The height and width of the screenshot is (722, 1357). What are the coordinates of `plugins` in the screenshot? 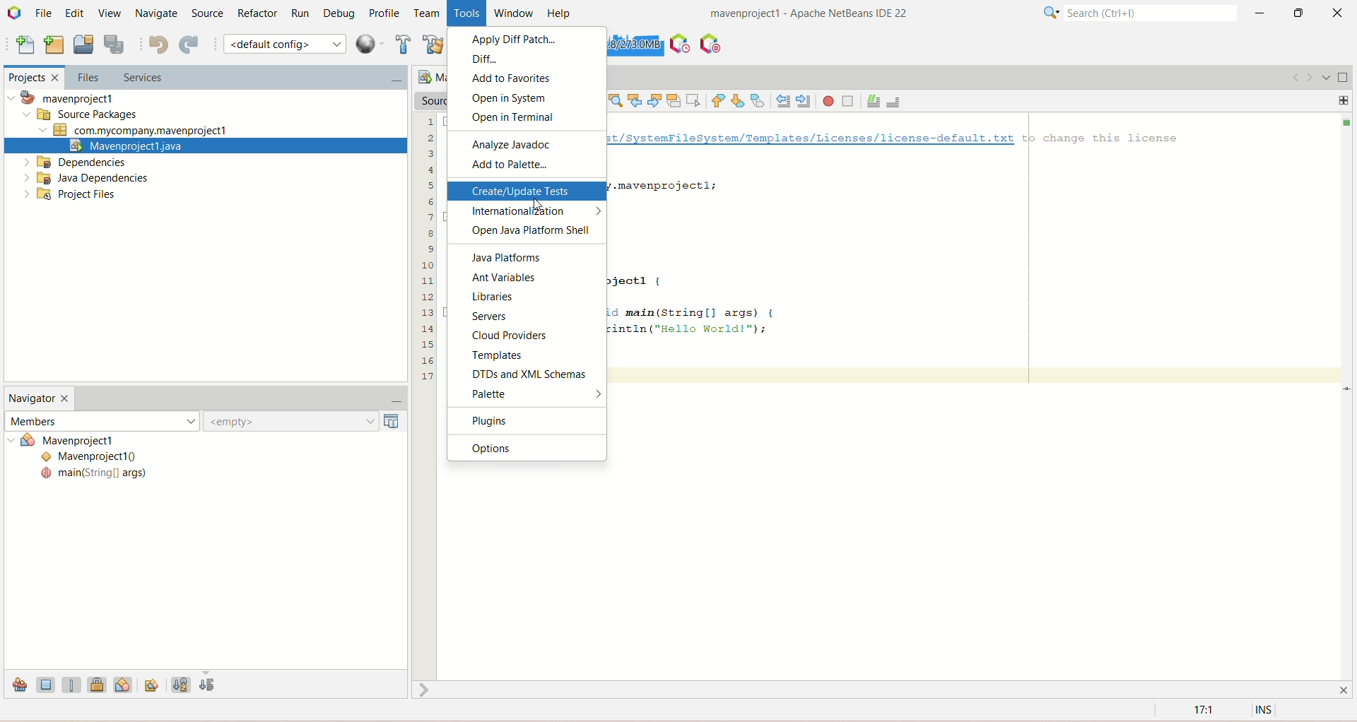 It's located at (525, 420).